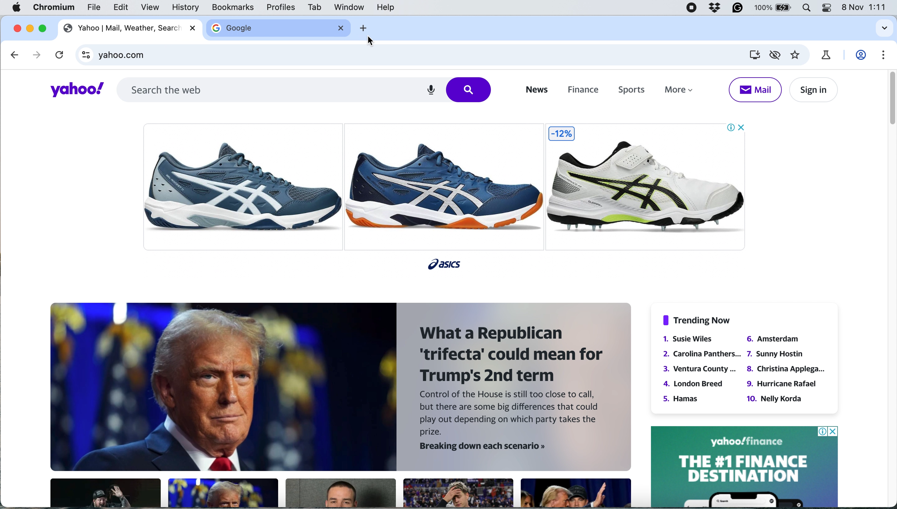 Image resolution: width=897 pixels, height=509 pixels. What do you see at coordinates (184, 7) in the screenshot?
I see `history` at bounding box center [184, 7].